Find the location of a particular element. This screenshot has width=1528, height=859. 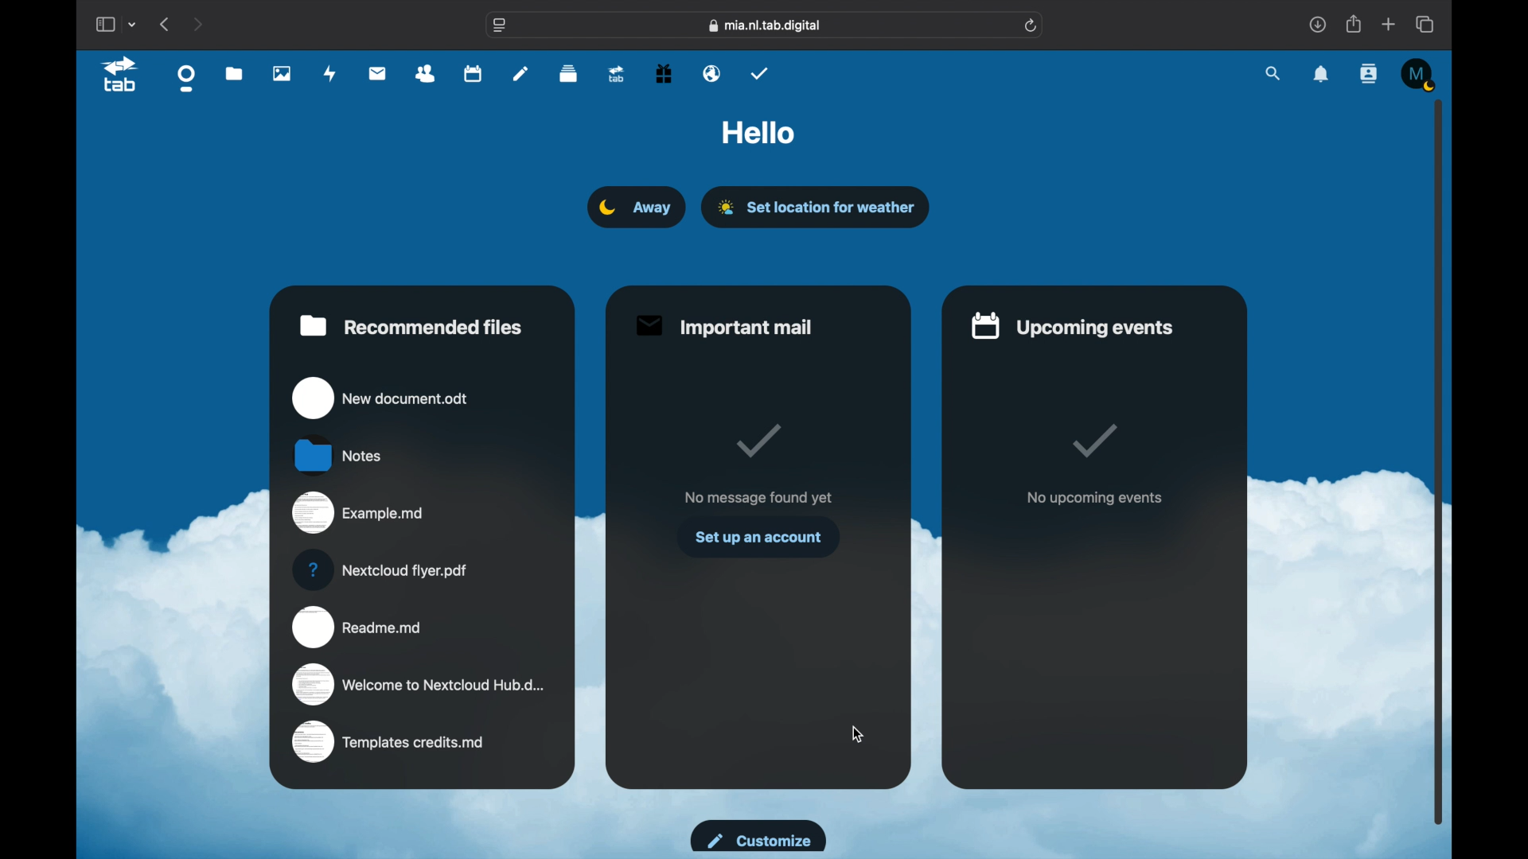

no upcoming events is located at coordinates (1095, 498).